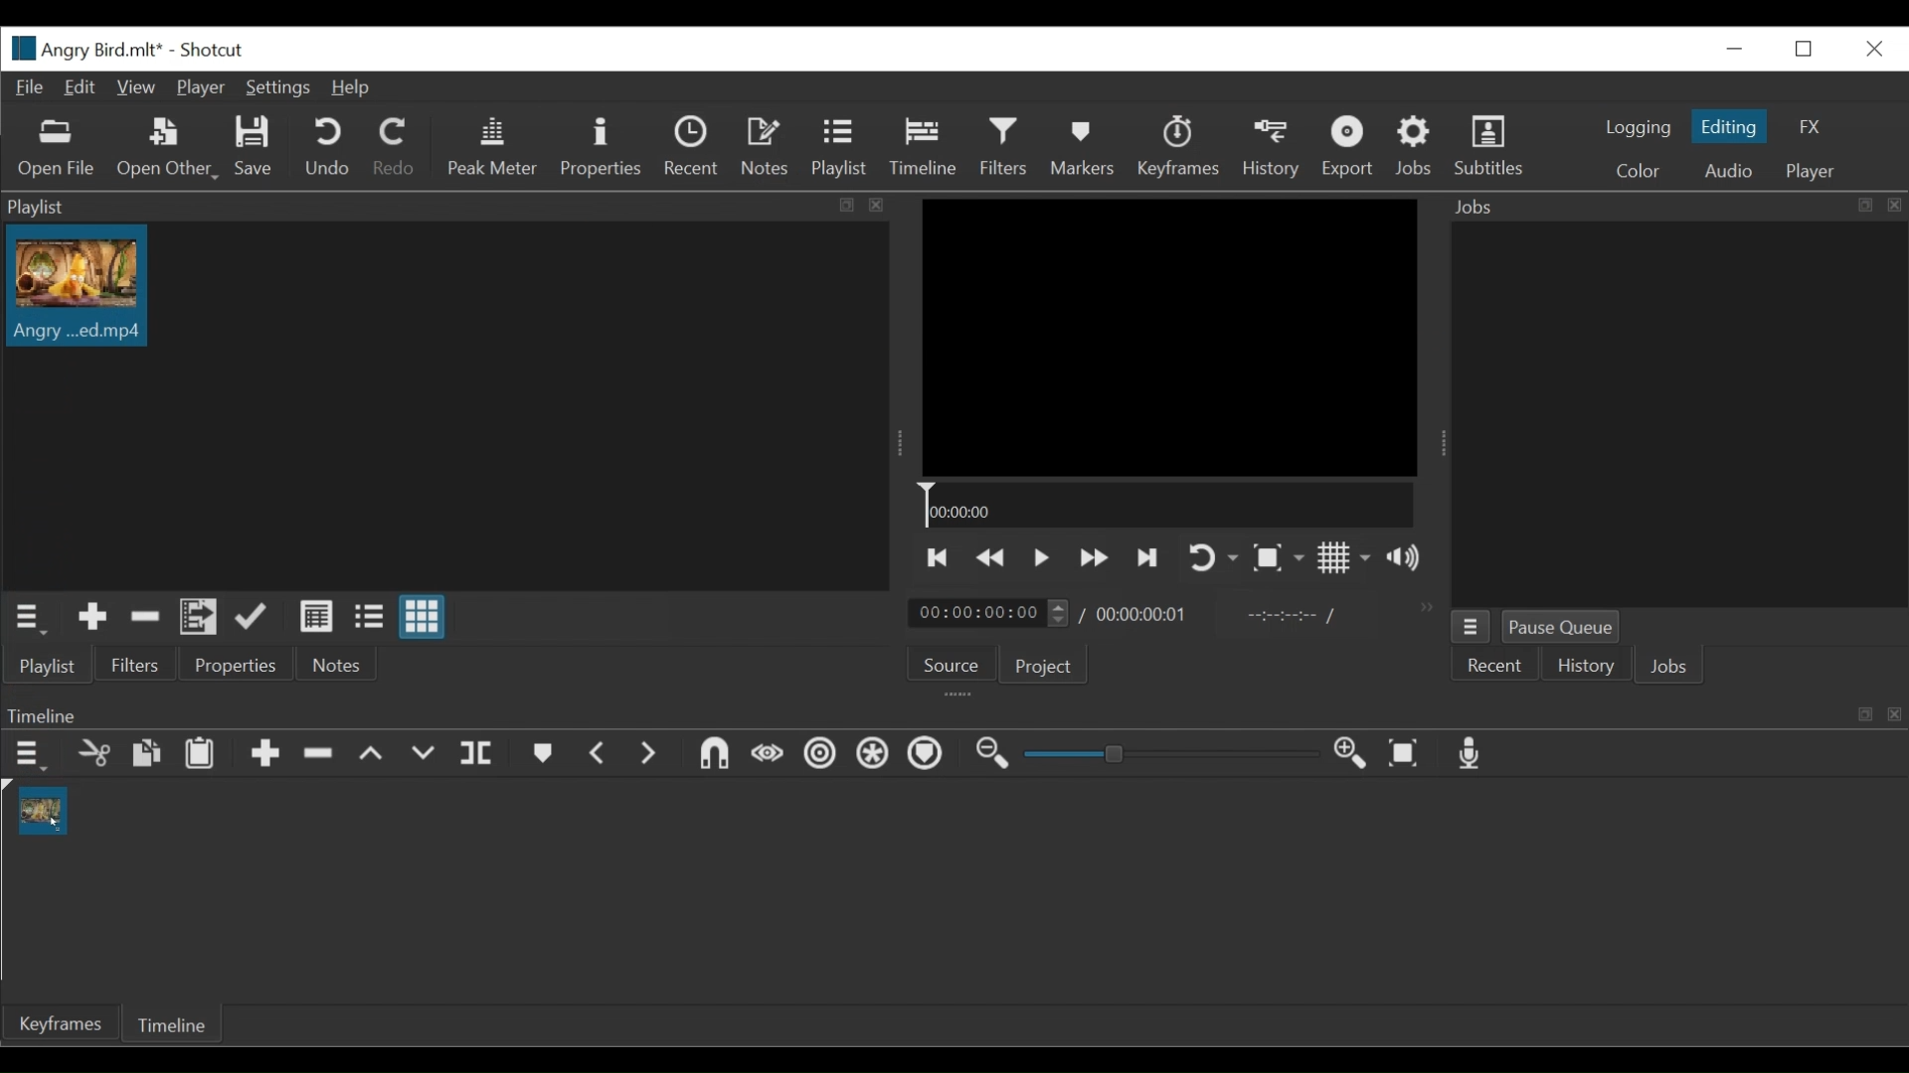 The height and width of the screenshot is (1073, 1909). What do you see at coordinates (1413, 144) in the screenshot?
I see `Jobs` at bounding box center [1413, 144].